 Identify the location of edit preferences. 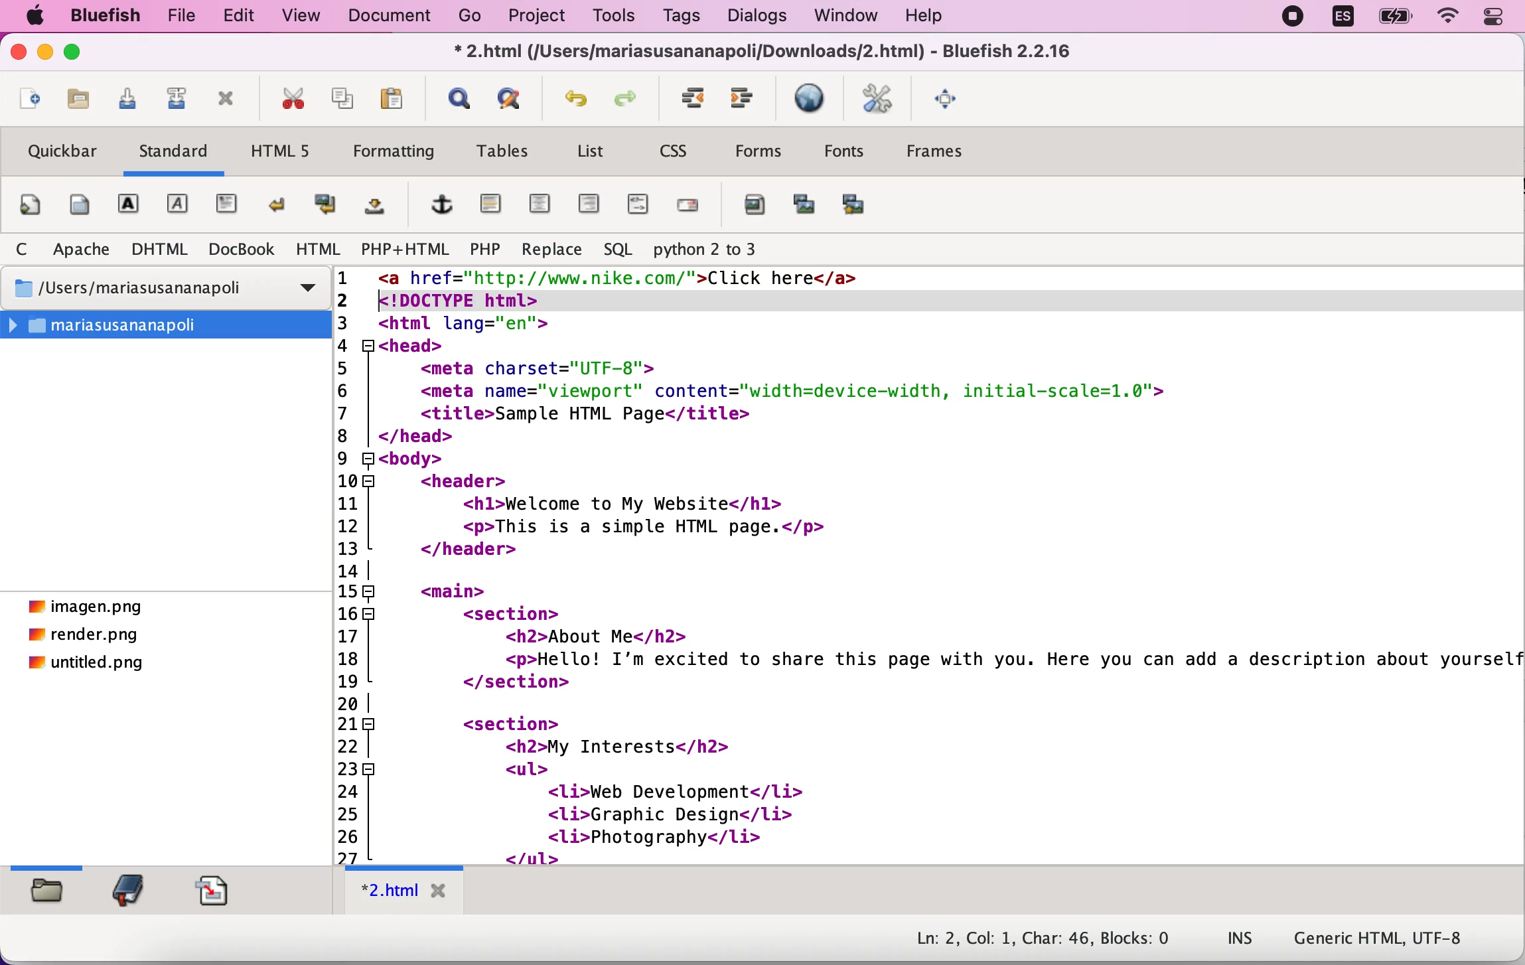
(876, 102).